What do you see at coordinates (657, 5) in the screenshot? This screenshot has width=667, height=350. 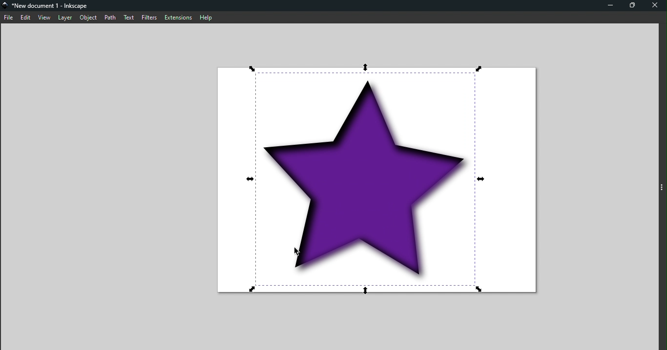 I see `Close` at bounding box center [657, 5].